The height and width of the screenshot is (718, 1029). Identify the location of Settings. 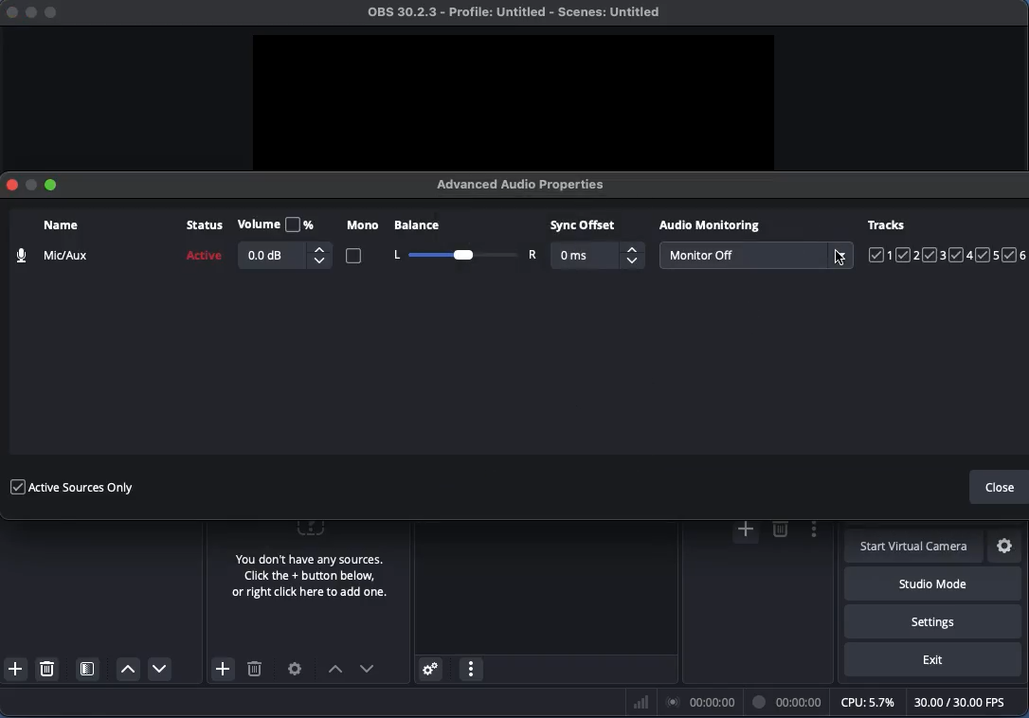
(933, 620).